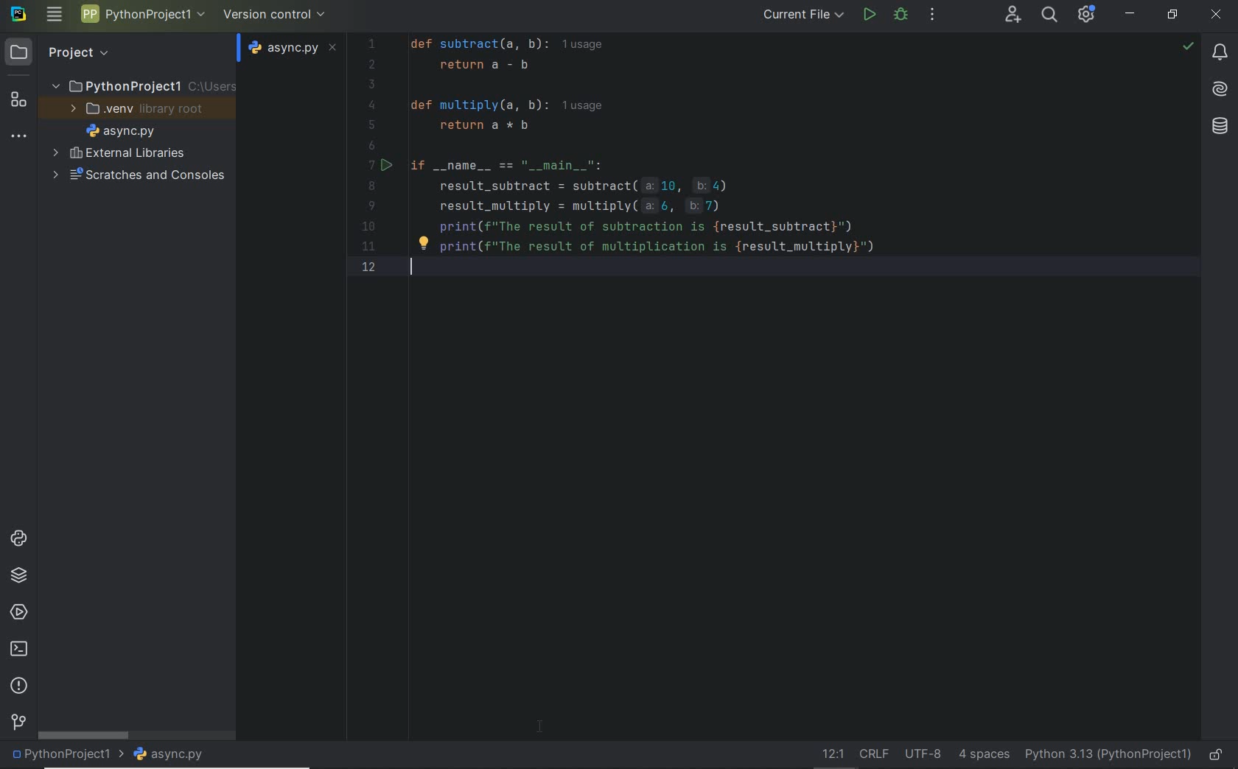 This screenshot has height=769, width=1238. What do you see at coordinates (875, 755) in the screenshot?
I see `line separator` at bounding box center [875, 755].